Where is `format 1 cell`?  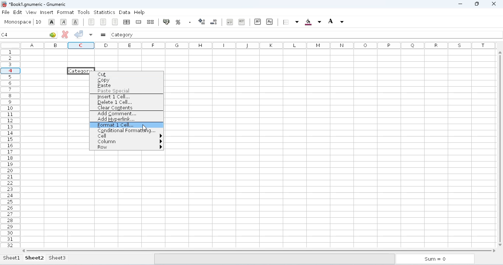
format 1 cell is located at coordinates (126, 125).